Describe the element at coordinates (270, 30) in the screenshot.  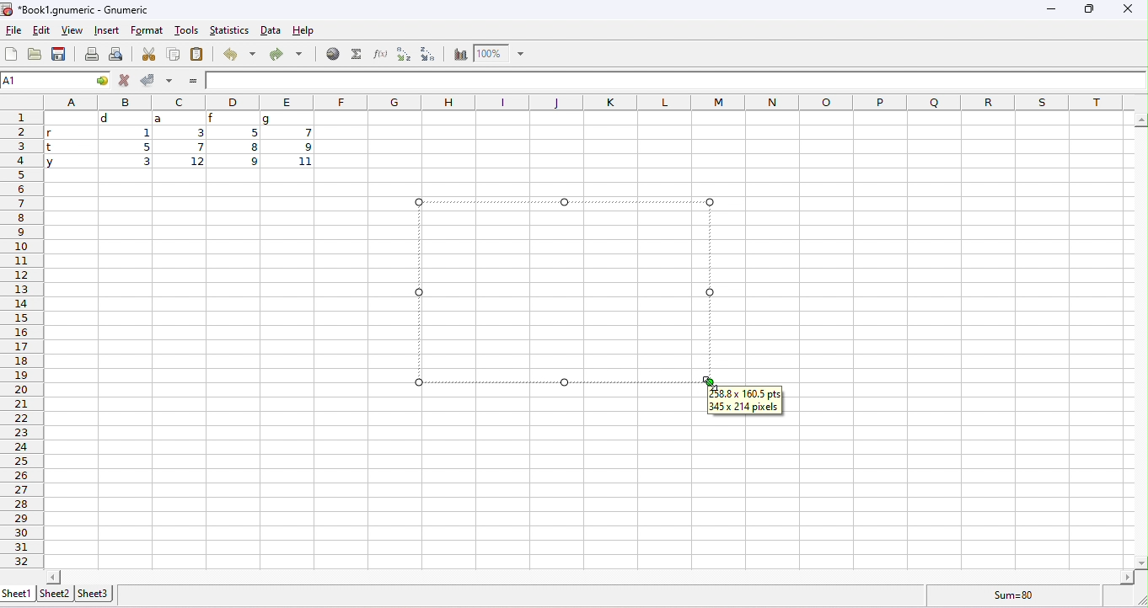
I see `data` at that location.